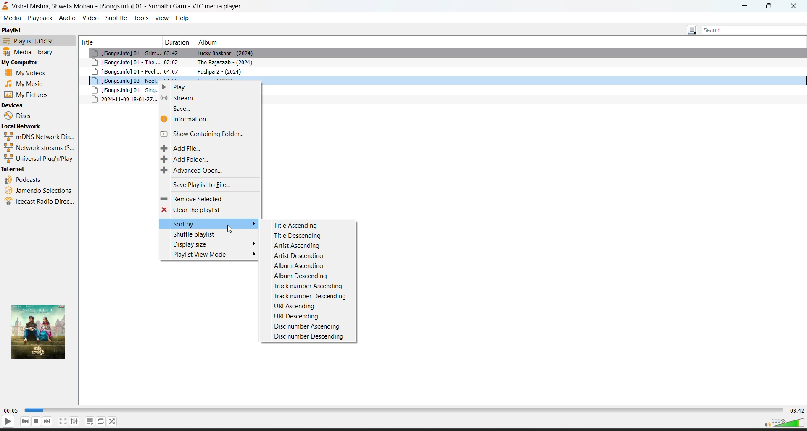 Image resolution: width=807 pixels, height=431 pixels. I want to click on song, so click(442, 63).